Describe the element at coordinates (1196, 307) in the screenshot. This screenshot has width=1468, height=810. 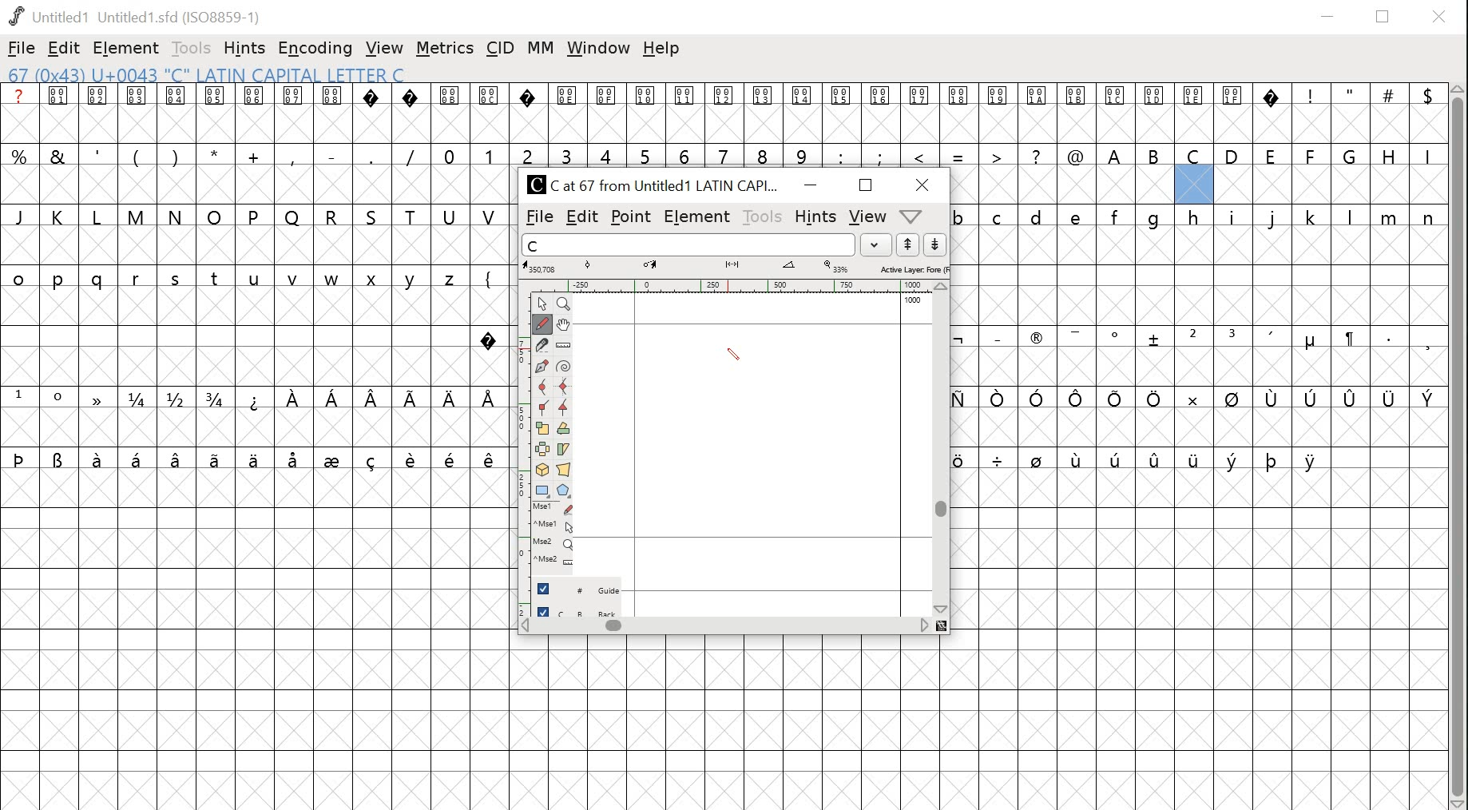
I see `glyphs` at that location.